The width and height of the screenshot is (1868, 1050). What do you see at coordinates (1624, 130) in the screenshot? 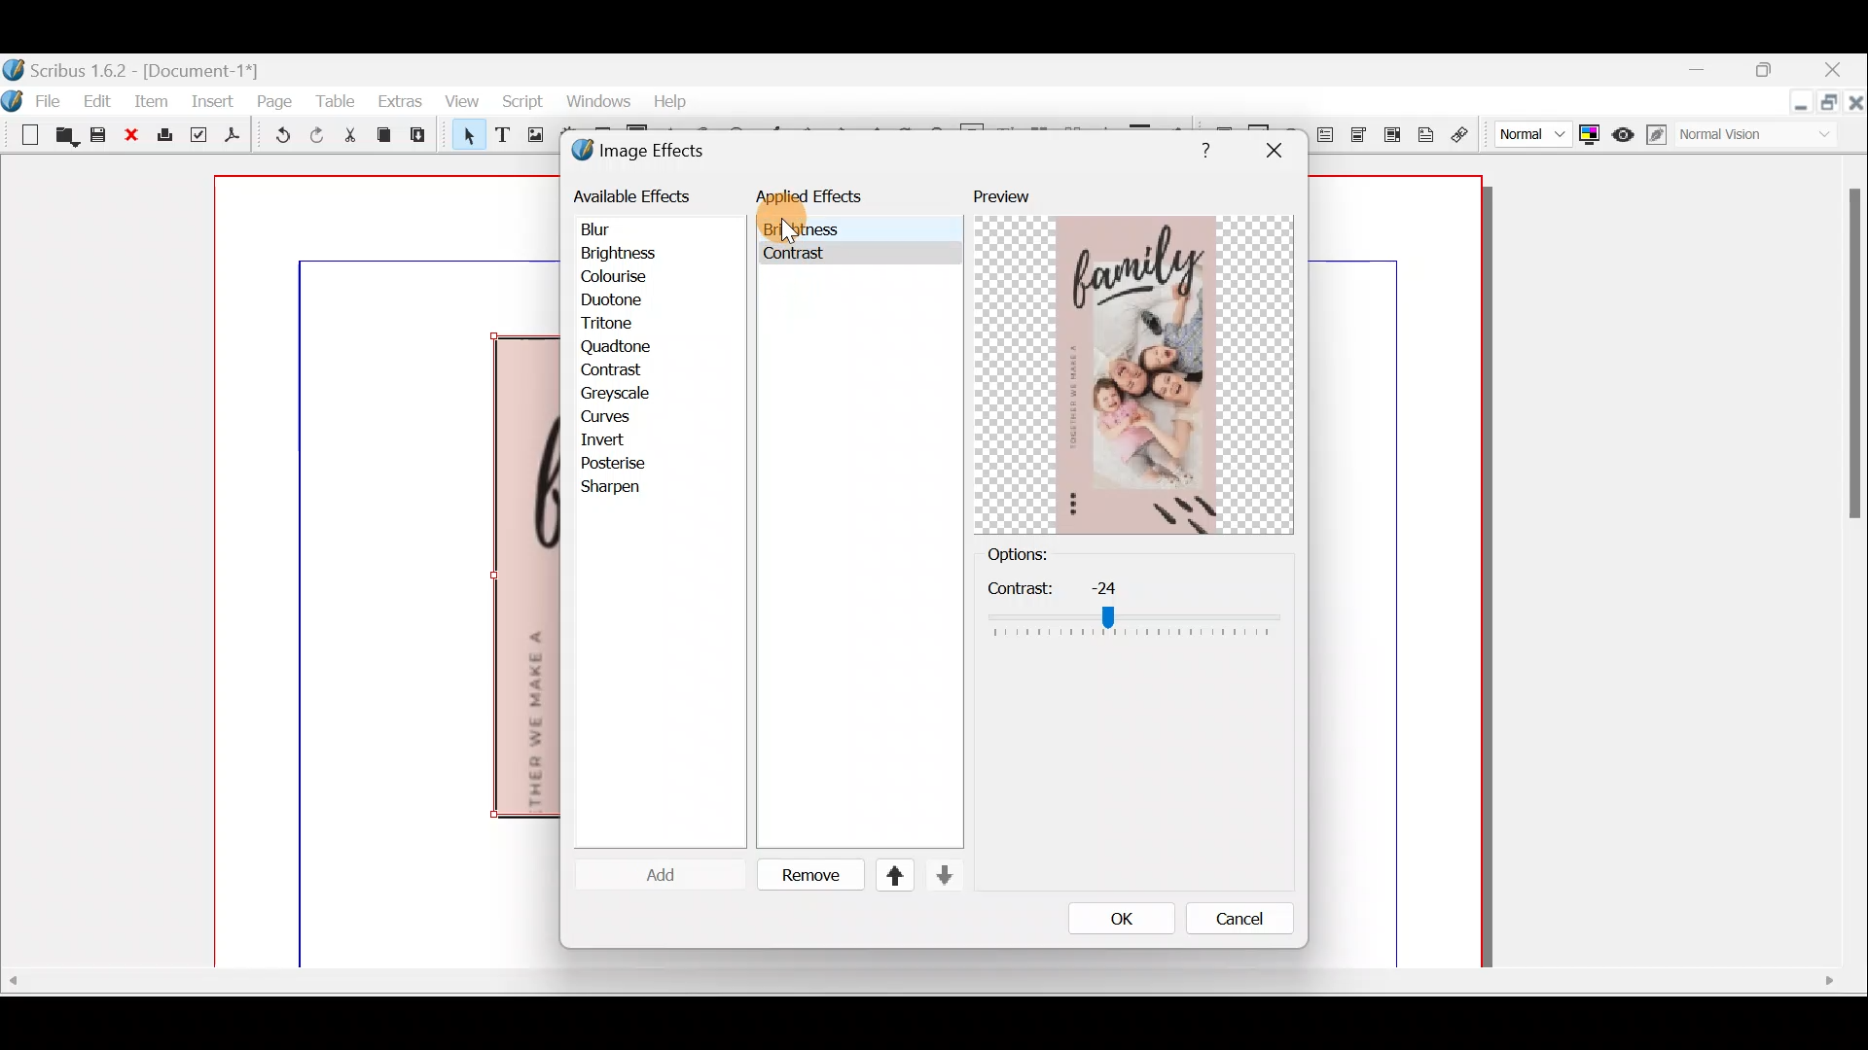
I see `Preview mode` at bounding box center [1624, 130].